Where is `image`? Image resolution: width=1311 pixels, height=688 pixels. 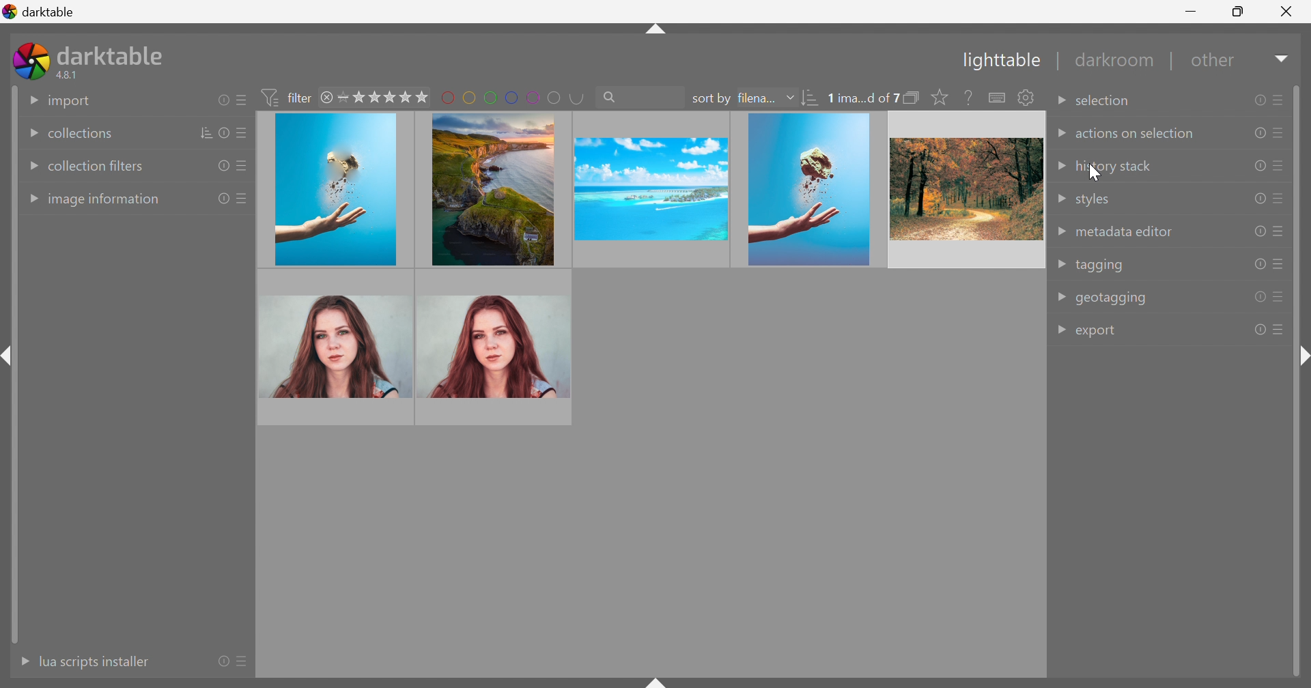 image is located at coordinates (490, 188).